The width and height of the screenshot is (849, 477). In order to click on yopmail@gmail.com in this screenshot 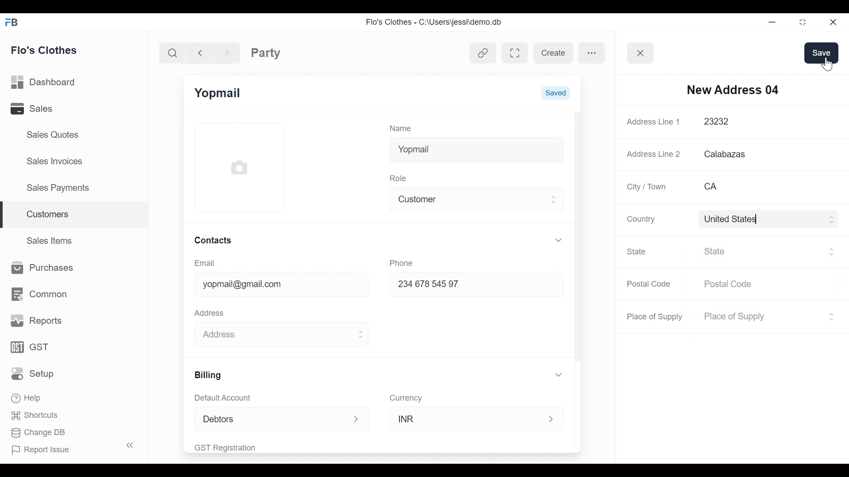, I will do `click(274, 285)`.